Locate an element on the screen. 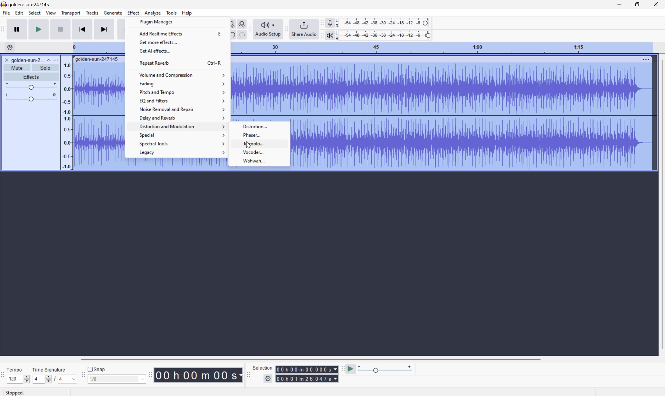 The width and height of the screenshot is (665, 396). Settings is located at coordinates (268, 379).